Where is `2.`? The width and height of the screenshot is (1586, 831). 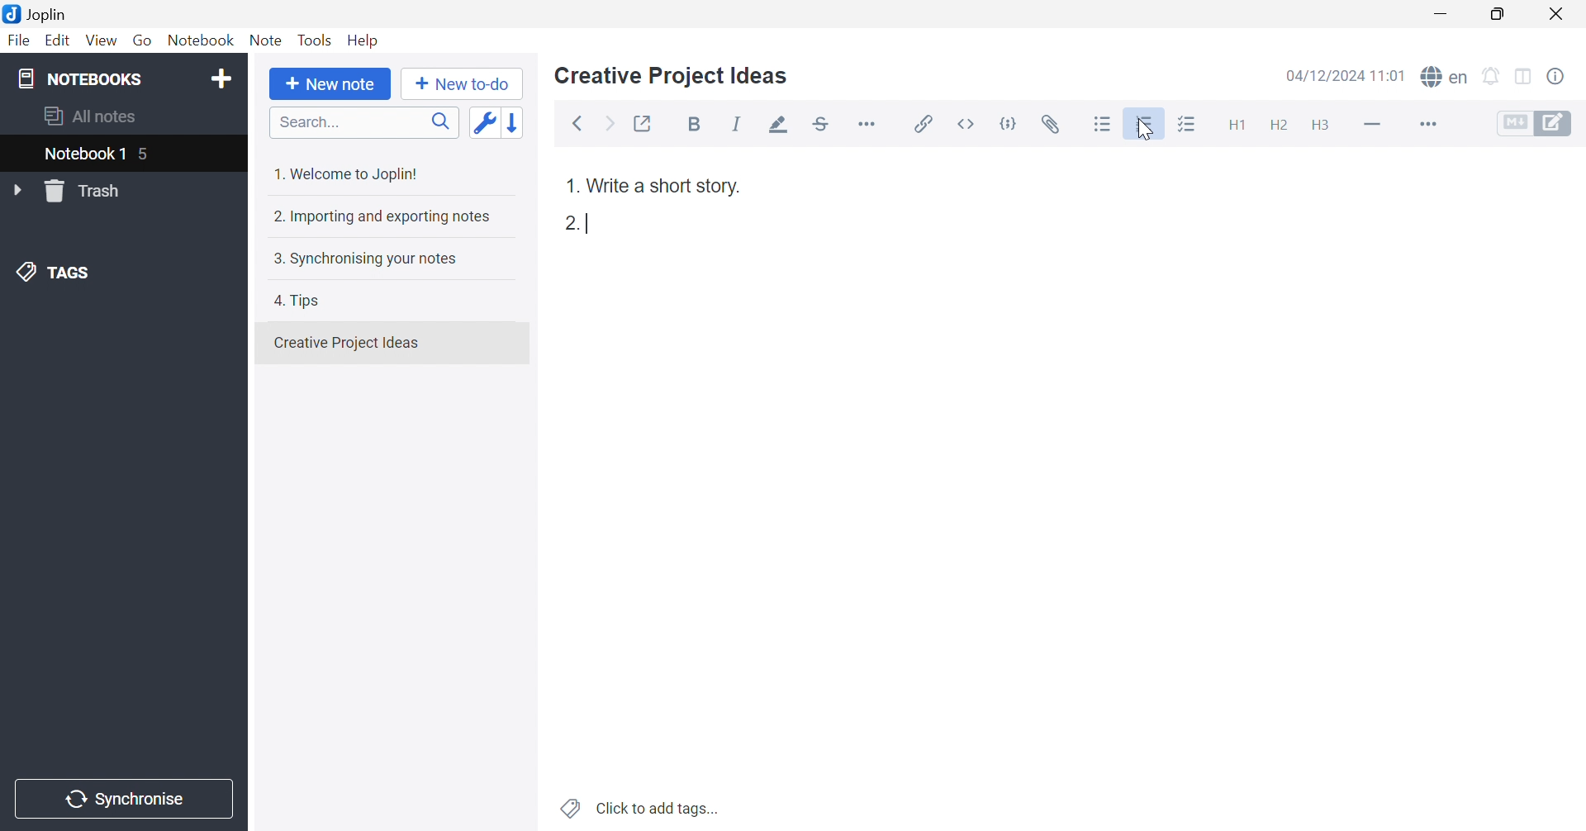
2. is located at coordinates (576, 226).